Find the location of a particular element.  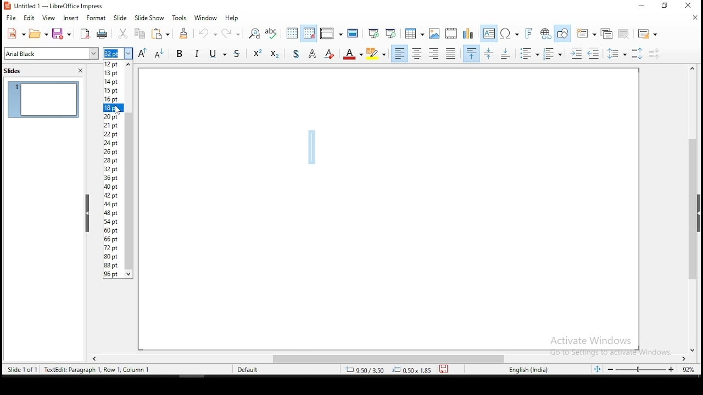

slides is located at coordinates (14, 72).